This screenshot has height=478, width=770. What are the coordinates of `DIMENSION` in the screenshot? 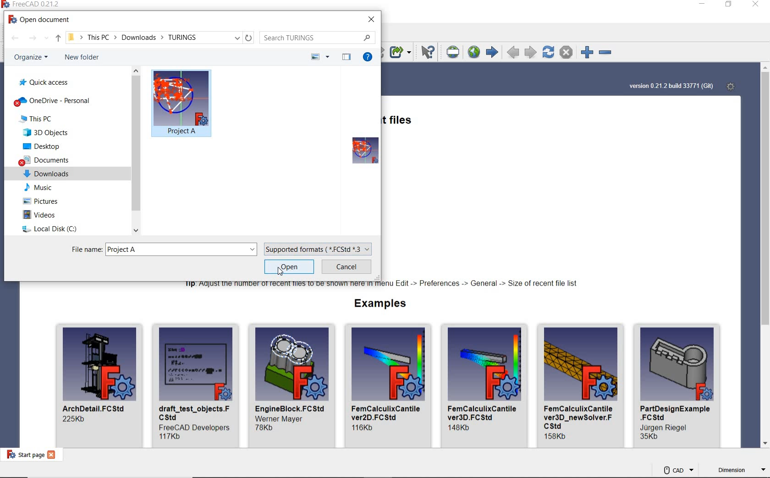 It's located at (741, 471).